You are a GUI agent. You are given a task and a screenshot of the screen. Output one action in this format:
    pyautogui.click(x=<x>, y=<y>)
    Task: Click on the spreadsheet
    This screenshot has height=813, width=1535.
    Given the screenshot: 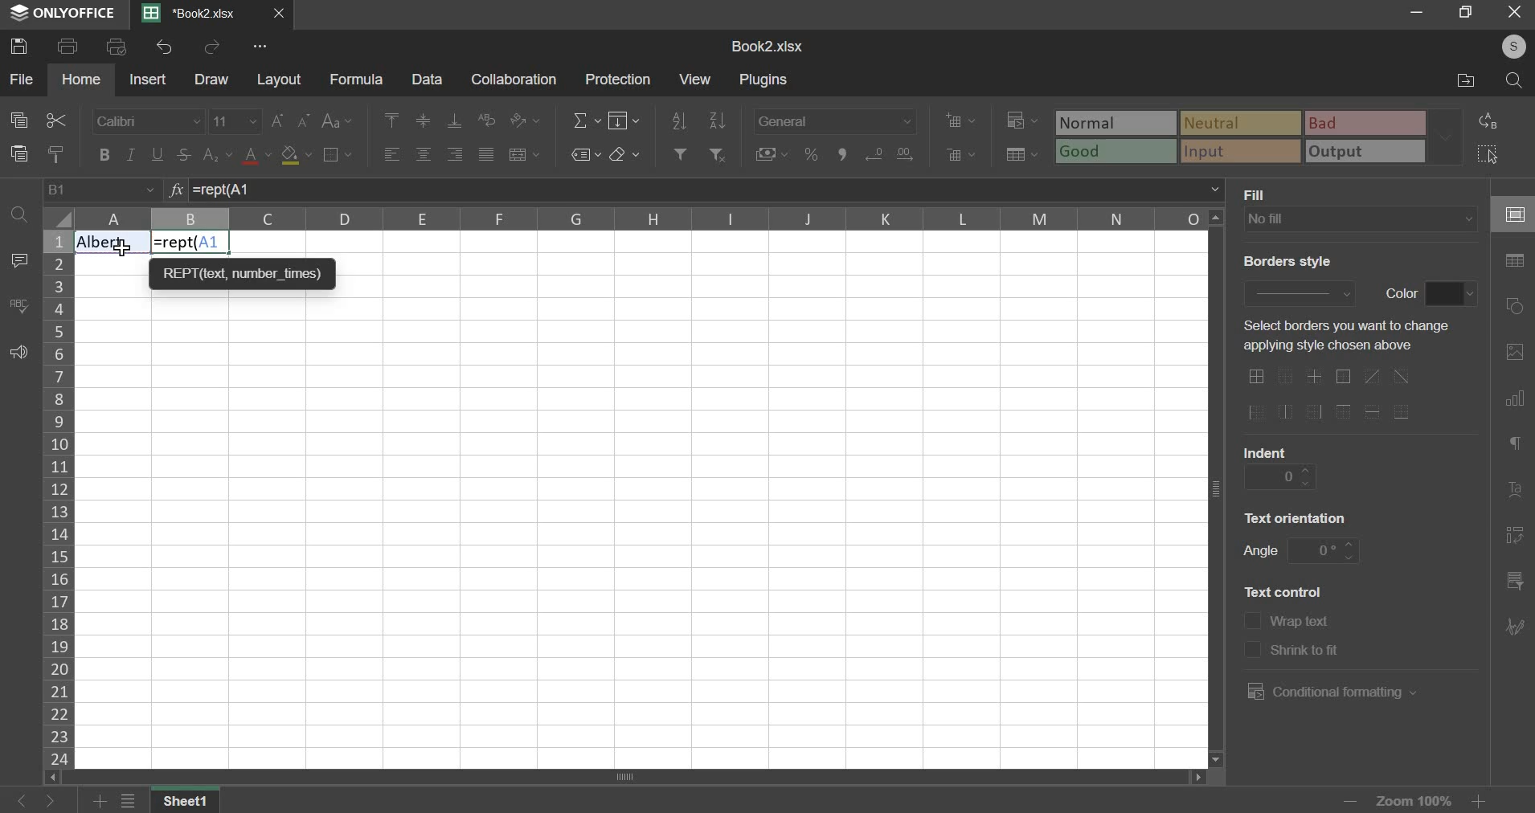 What is the action you would take?
    pyautogui.click(x=766, y=45)
    